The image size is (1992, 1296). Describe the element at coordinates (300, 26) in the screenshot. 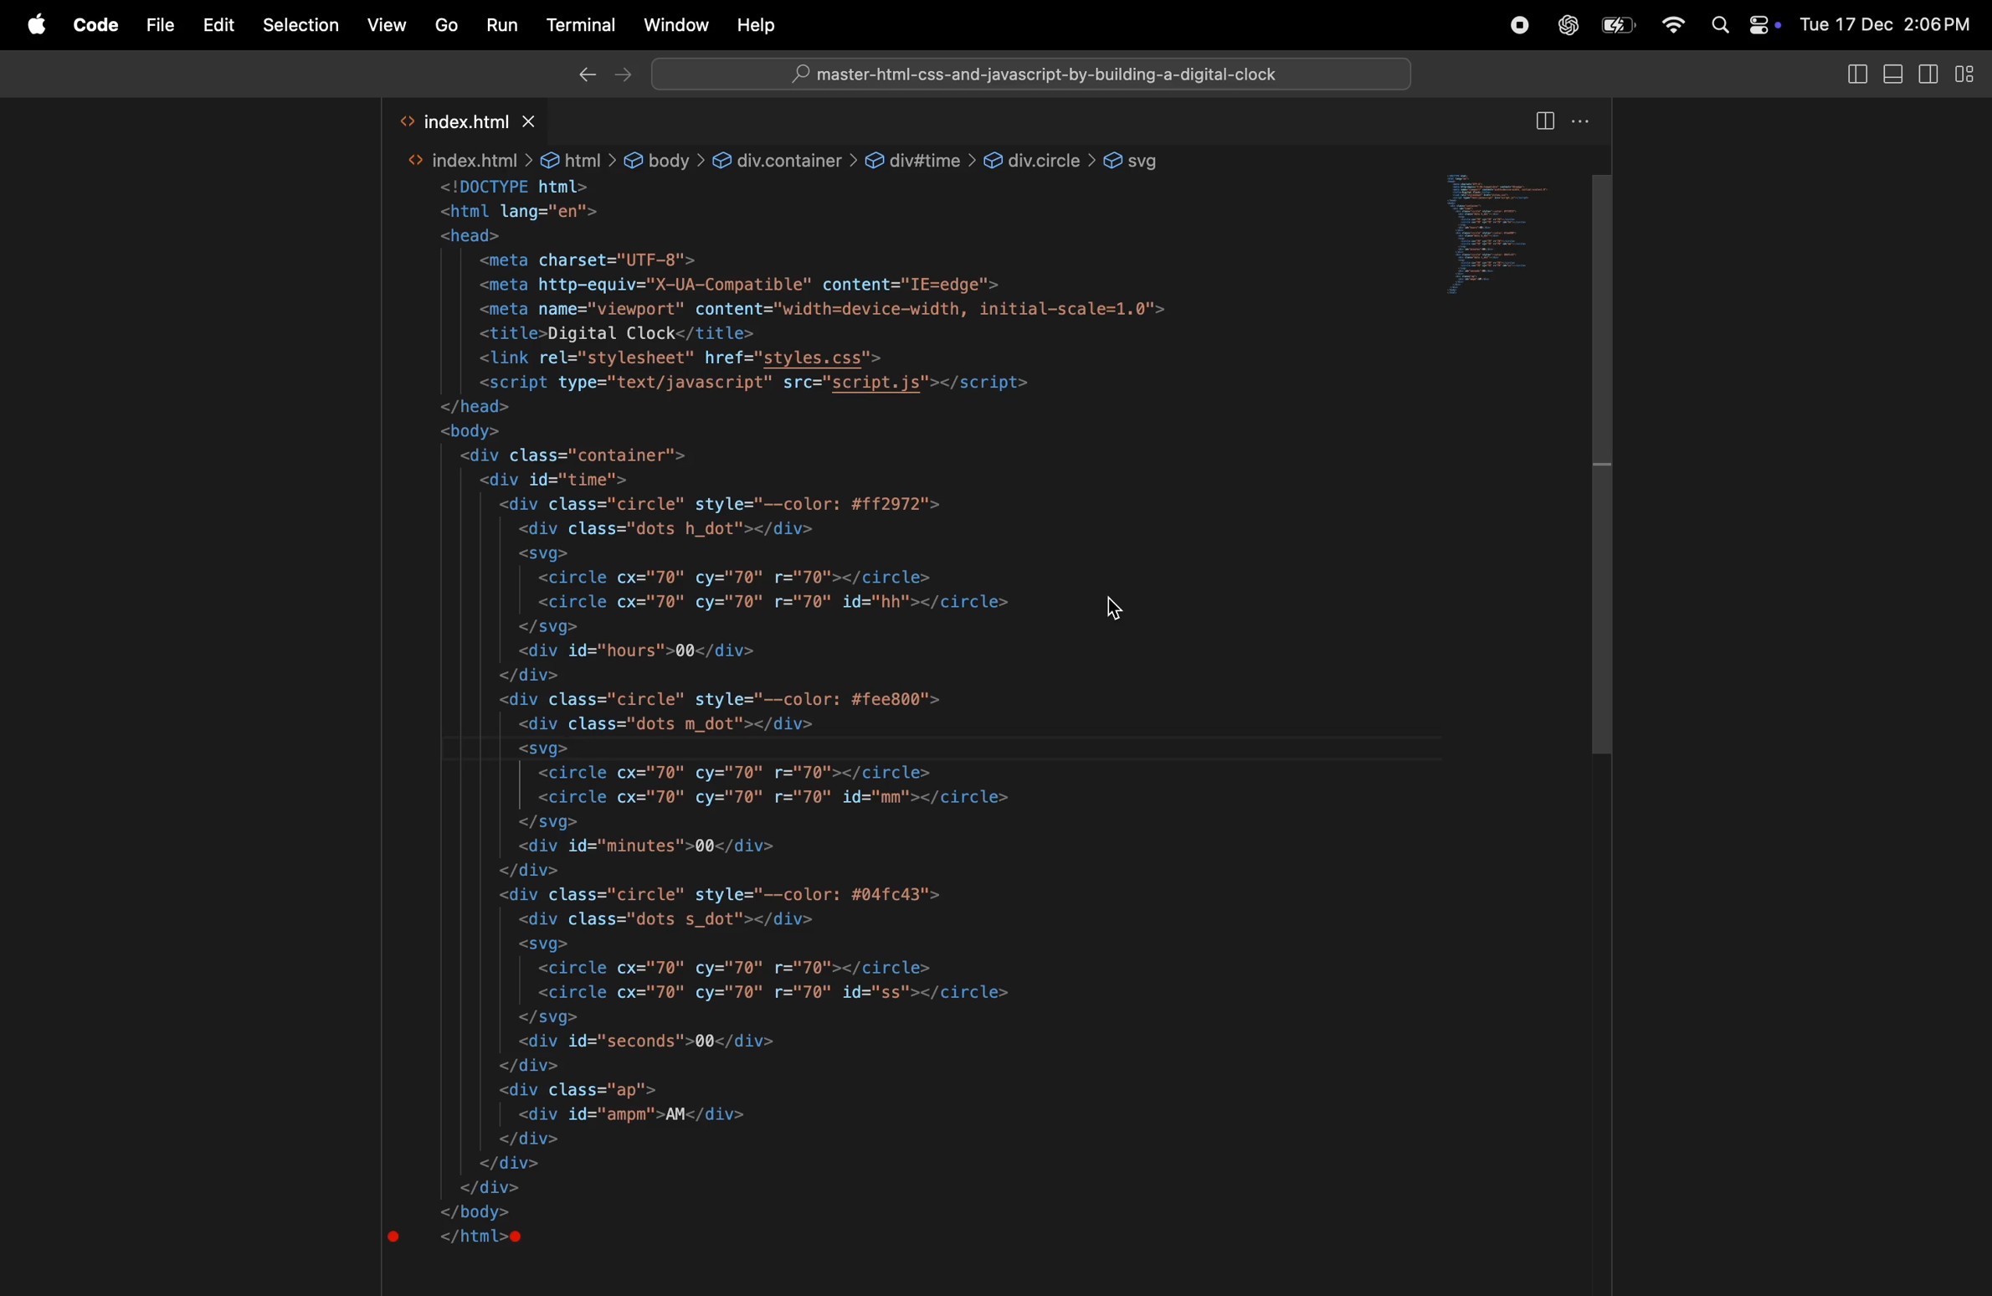

I see `selection` at that location.